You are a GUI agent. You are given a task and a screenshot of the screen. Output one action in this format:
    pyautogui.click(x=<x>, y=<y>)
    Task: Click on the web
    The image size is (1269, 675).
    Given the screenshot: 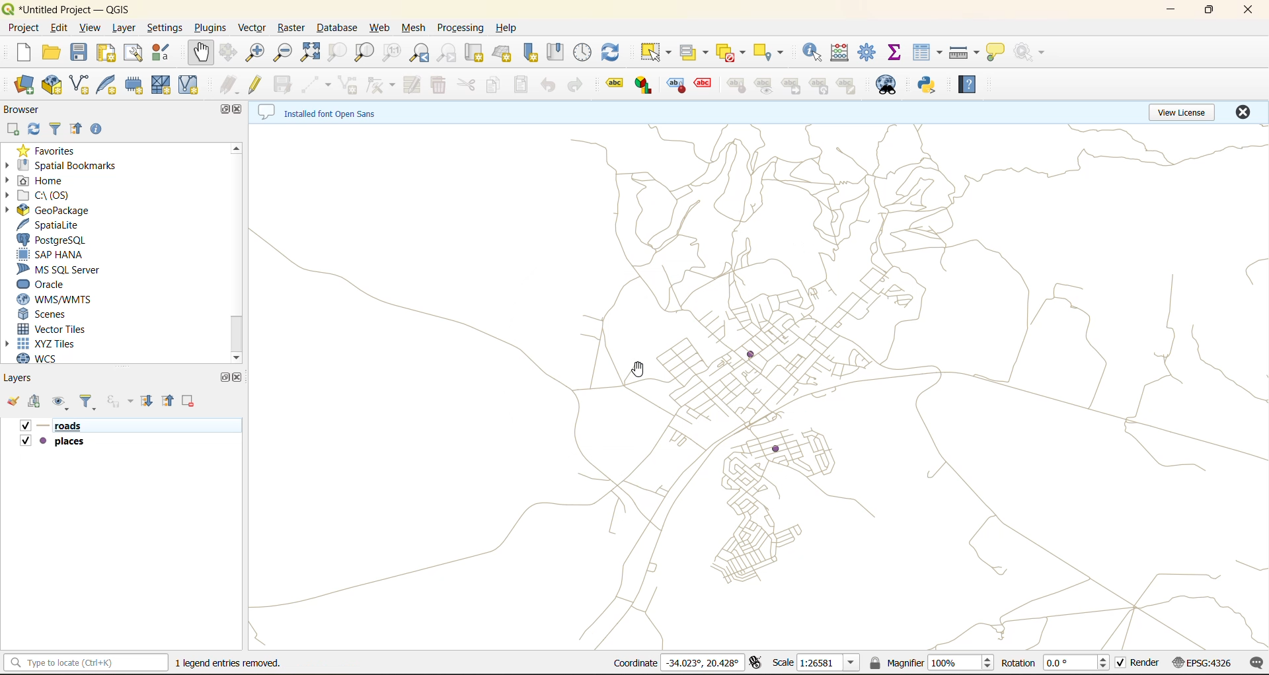 What is the action you would take?
    pyautogui.click(x=379, y=30)
    